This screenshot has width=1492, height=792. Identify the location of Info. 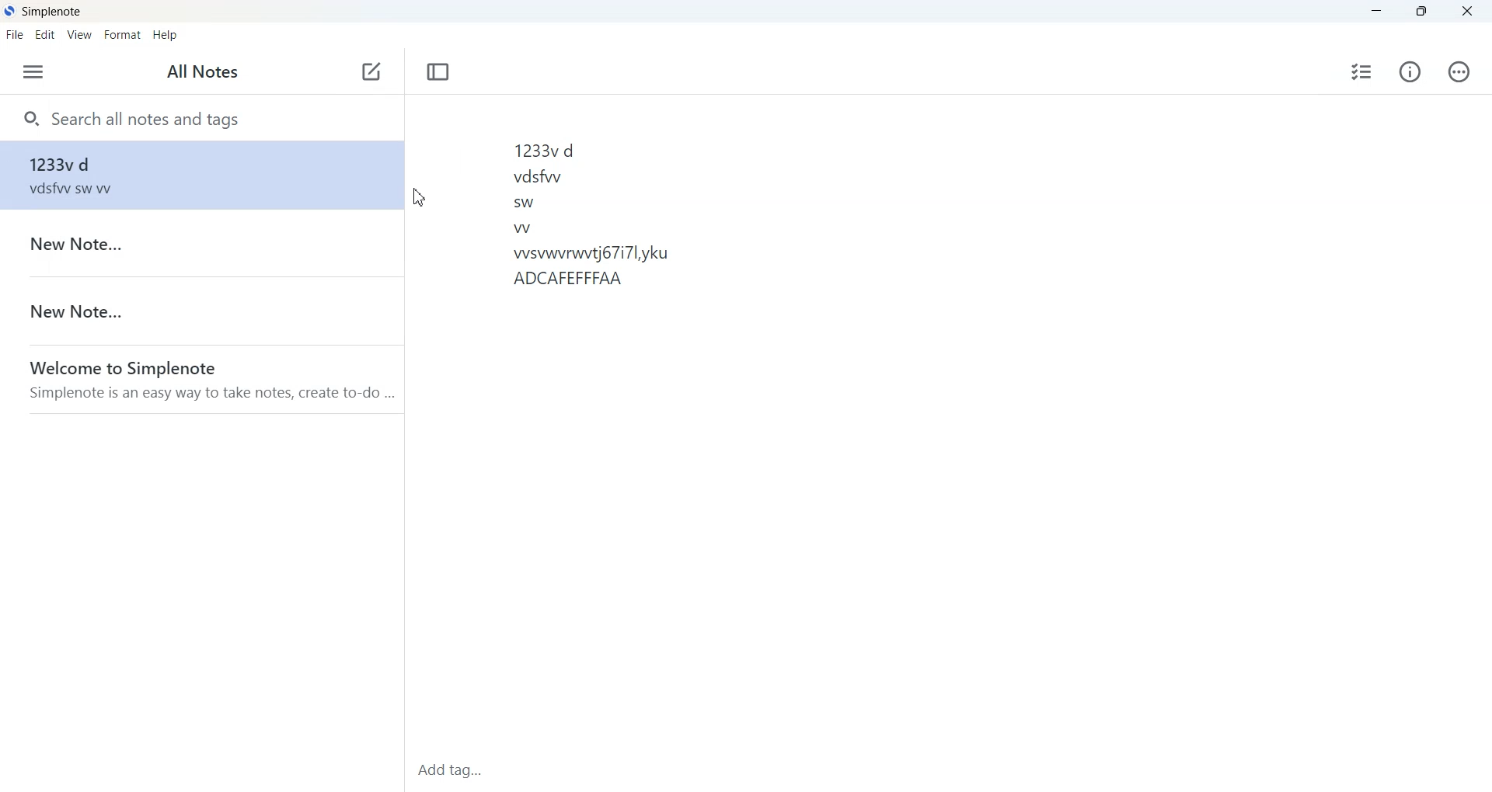
(1410, 71).